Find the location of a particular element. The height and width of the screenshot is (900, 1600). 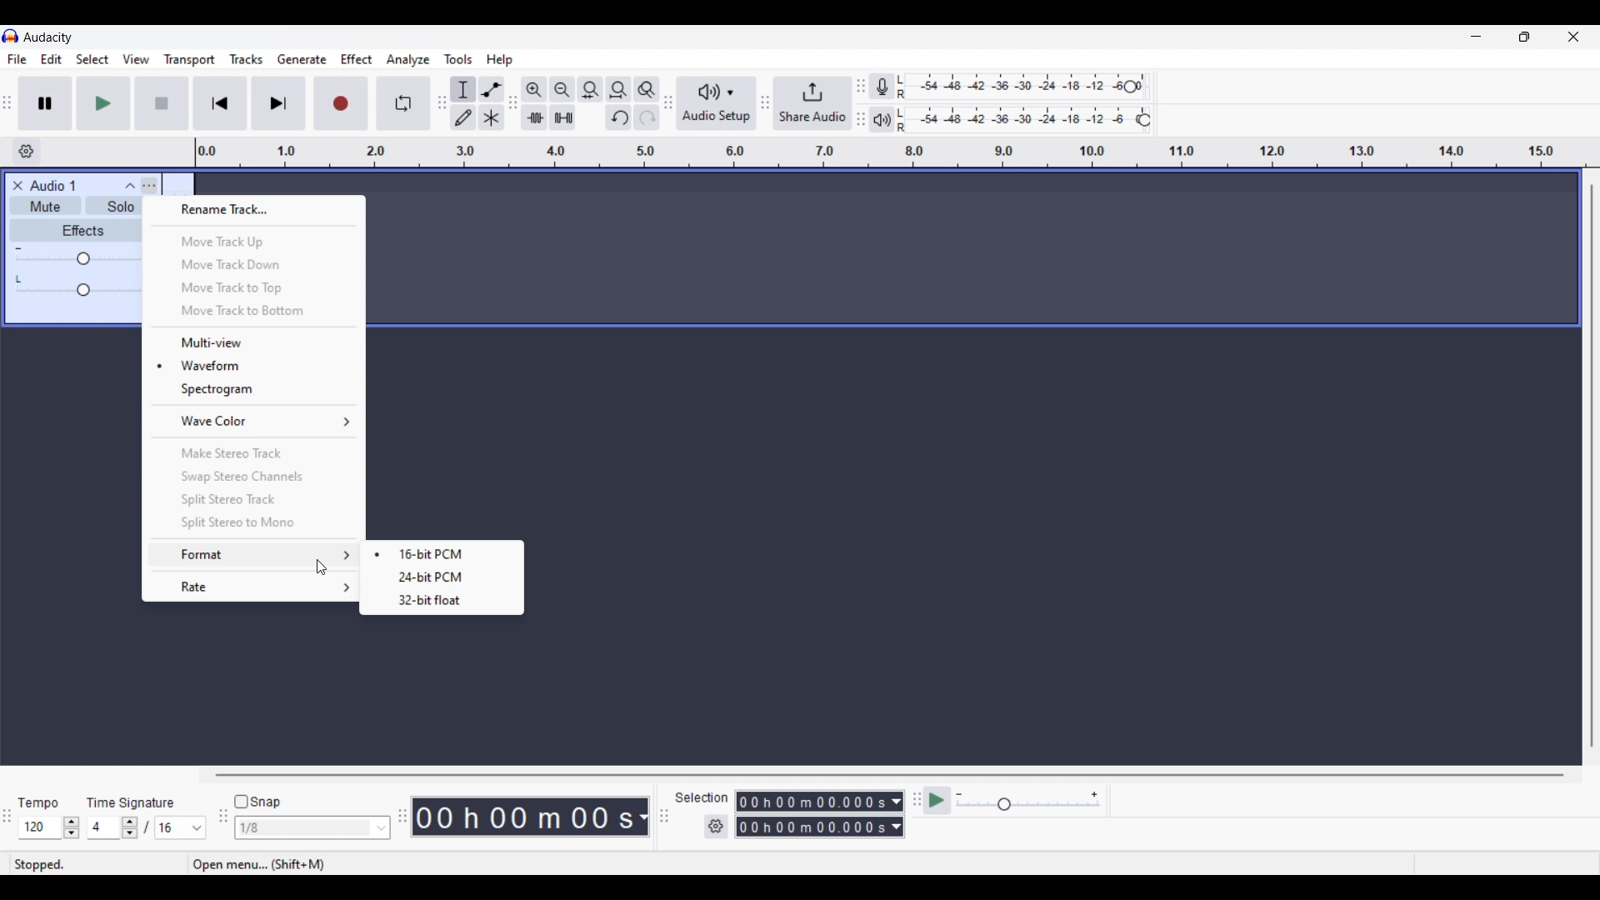

Rate options is located at coordinates (254, 587).